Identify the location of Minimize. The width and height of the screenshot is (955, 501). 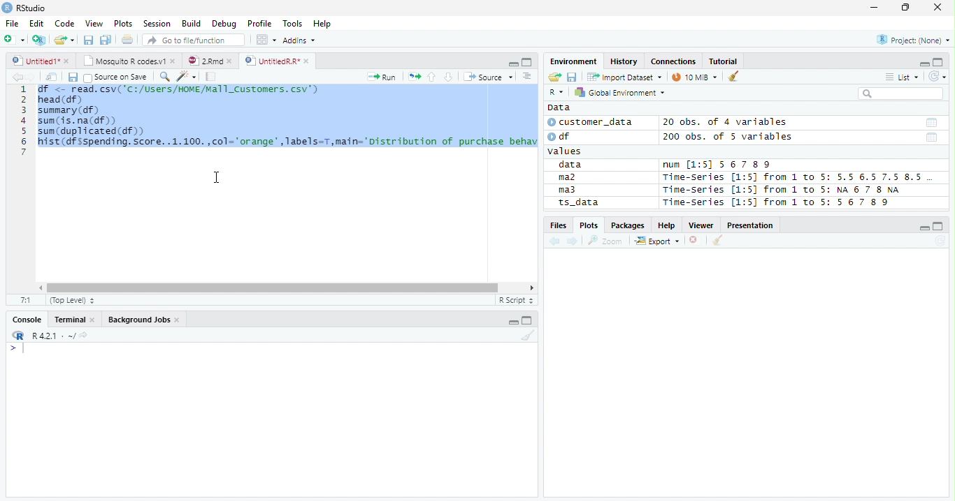
(925, 229).